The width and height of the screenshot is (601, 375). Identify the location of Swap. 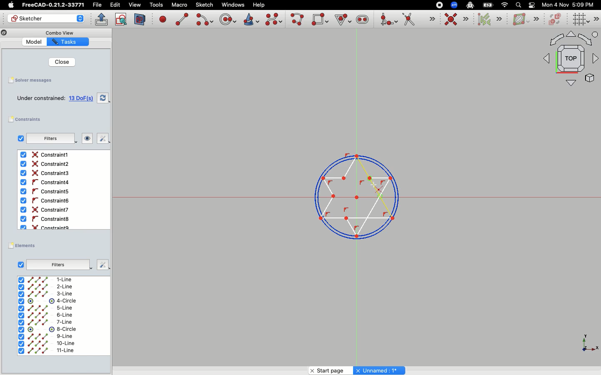
(104, 97).